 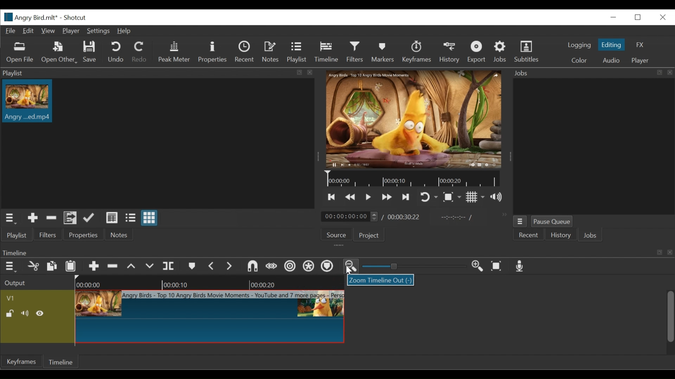 What do you see at coordinates (477, 52) in the screenshot?
I see `Export` at bounding box center [477, 52].